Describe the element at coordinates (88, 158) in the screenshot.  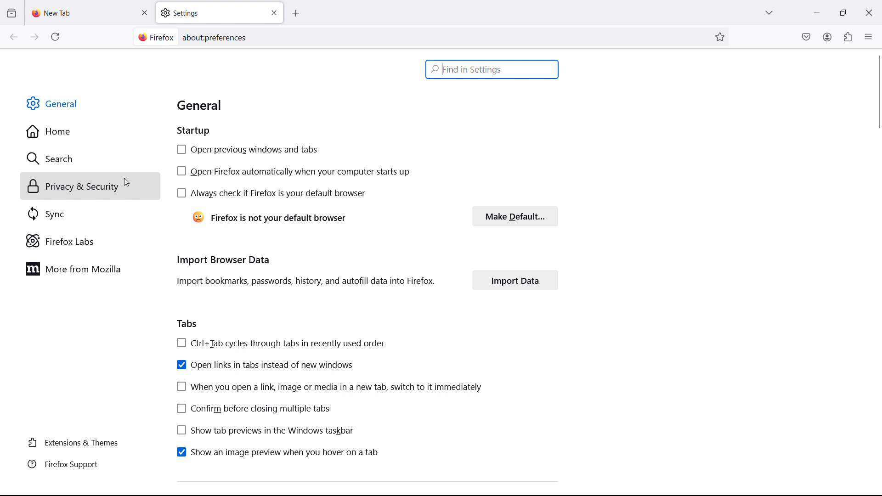
I see `search` at that location.